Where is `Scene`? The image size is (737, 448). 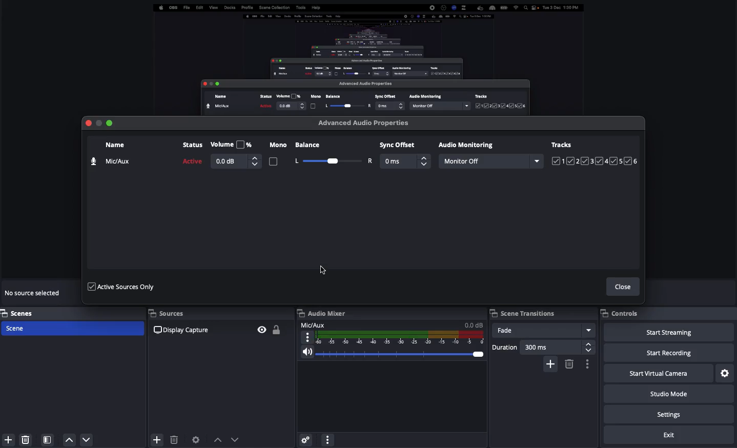 Scene is located at coordinates (73, 329).